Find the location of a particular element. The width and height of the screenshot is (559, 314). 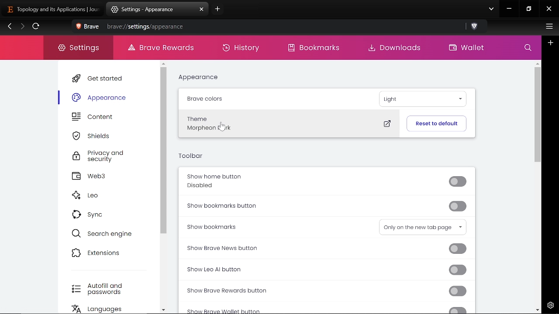

Autofill and passwords is located at coordinates (100, 289).